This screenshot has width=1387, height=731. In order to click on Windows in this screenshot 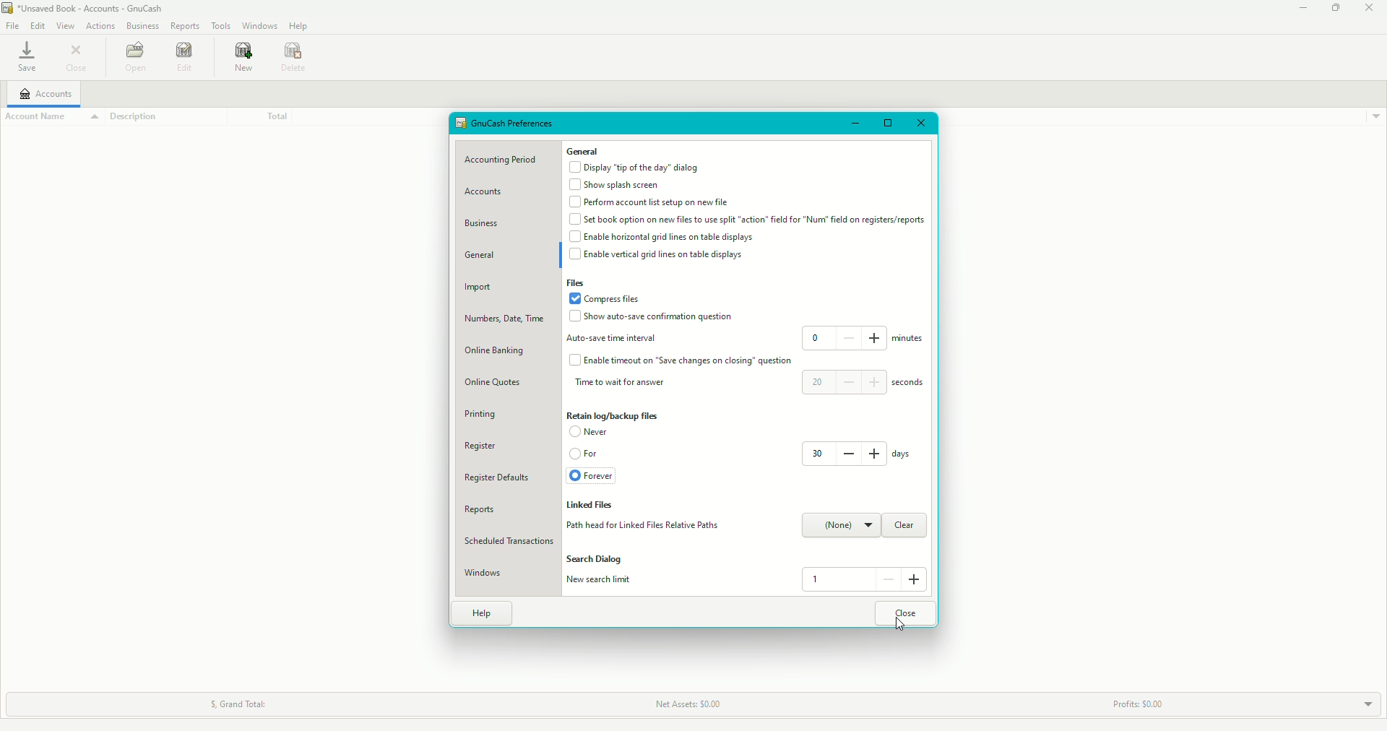, I will do `click(262, 25)`.